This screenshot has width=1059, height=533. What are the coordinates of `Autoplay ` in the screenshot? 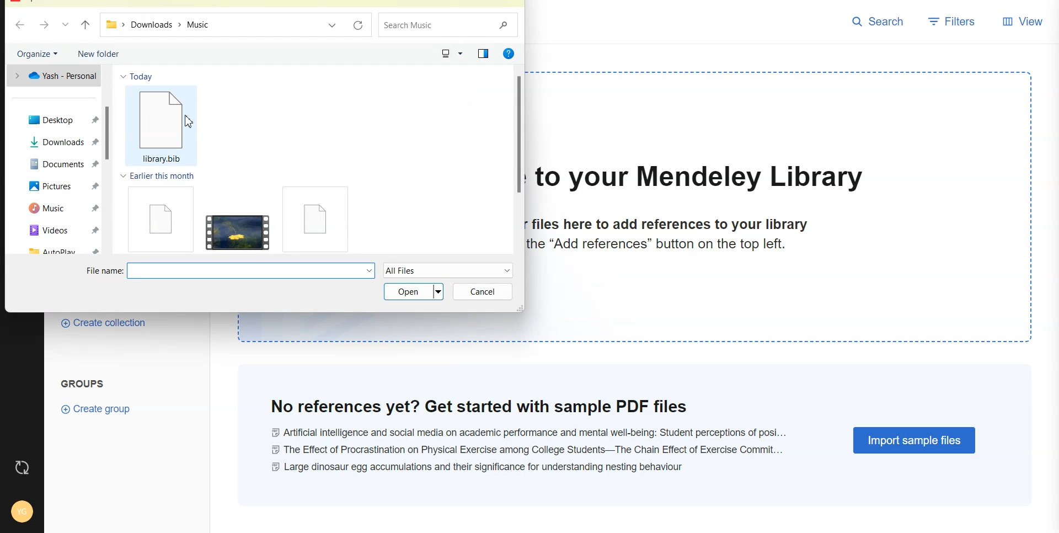 It's located at (54, 248).